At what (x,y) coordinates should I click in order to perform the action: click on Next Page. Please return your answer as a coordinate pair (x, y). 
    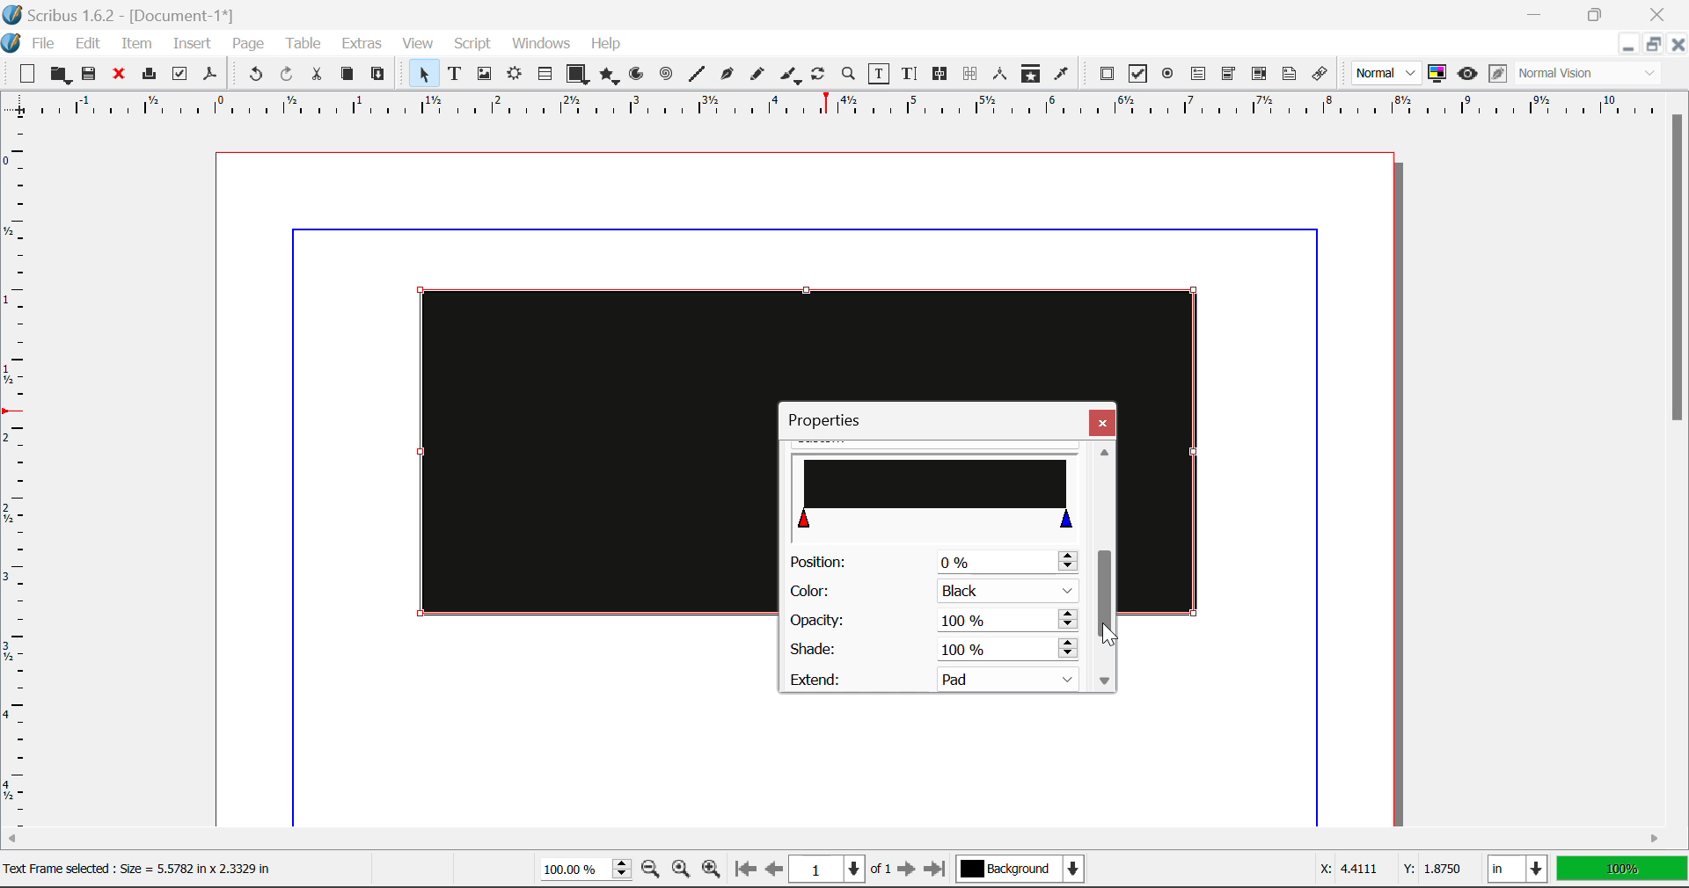
    Looking at the image, I should click on (906, 870).